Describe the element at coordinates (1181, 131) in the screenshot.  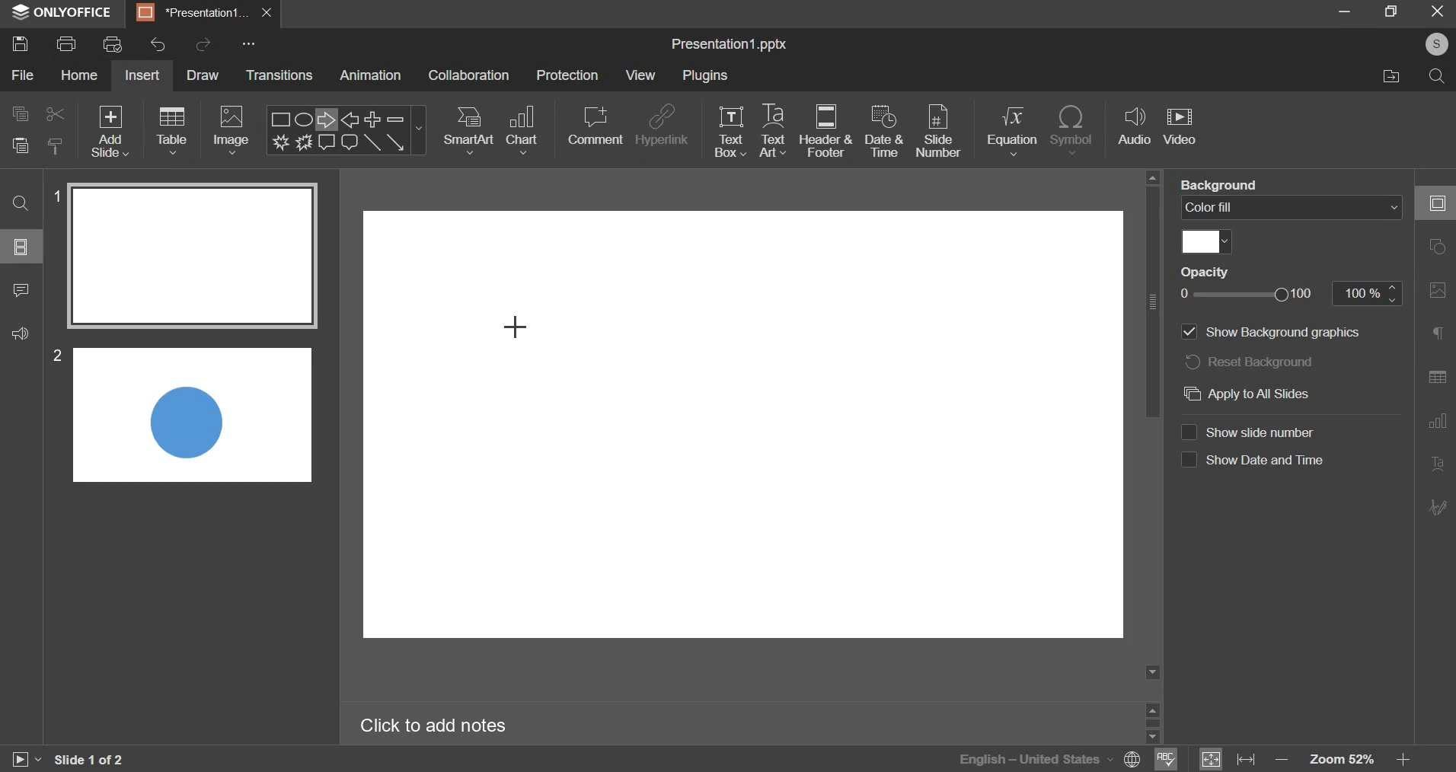
I see `insert video` at that location.